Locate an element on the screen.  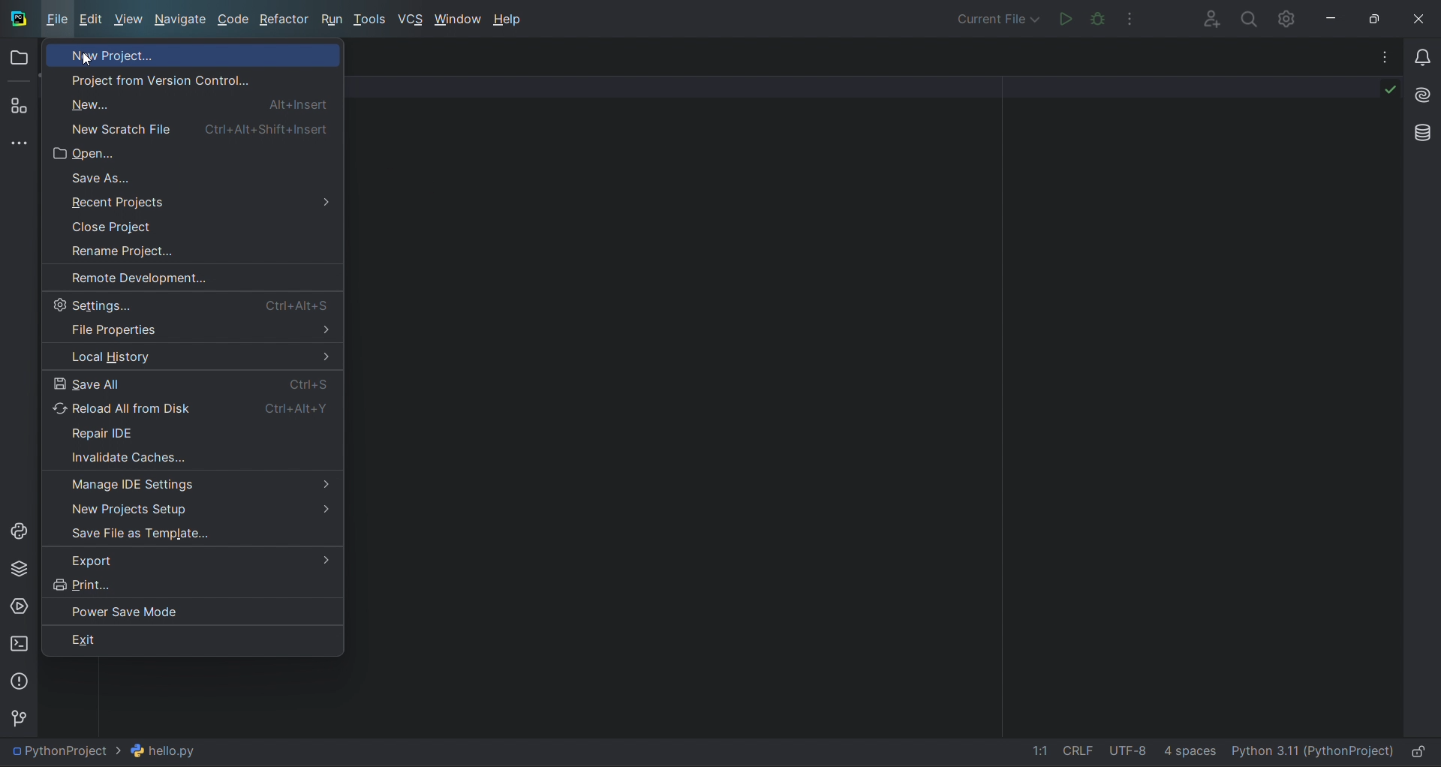
structure is located at coordinates (20, 107).